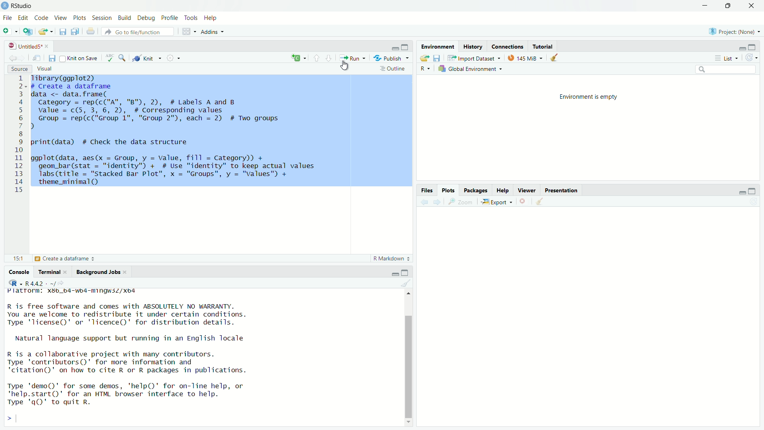 This screenshot has width=764, height=430. What do you see at coordinates (23, 57) in the screenshot?
I see `Go forward to the next source location (Ctrl + F10)` at bounding box center [23, 57].